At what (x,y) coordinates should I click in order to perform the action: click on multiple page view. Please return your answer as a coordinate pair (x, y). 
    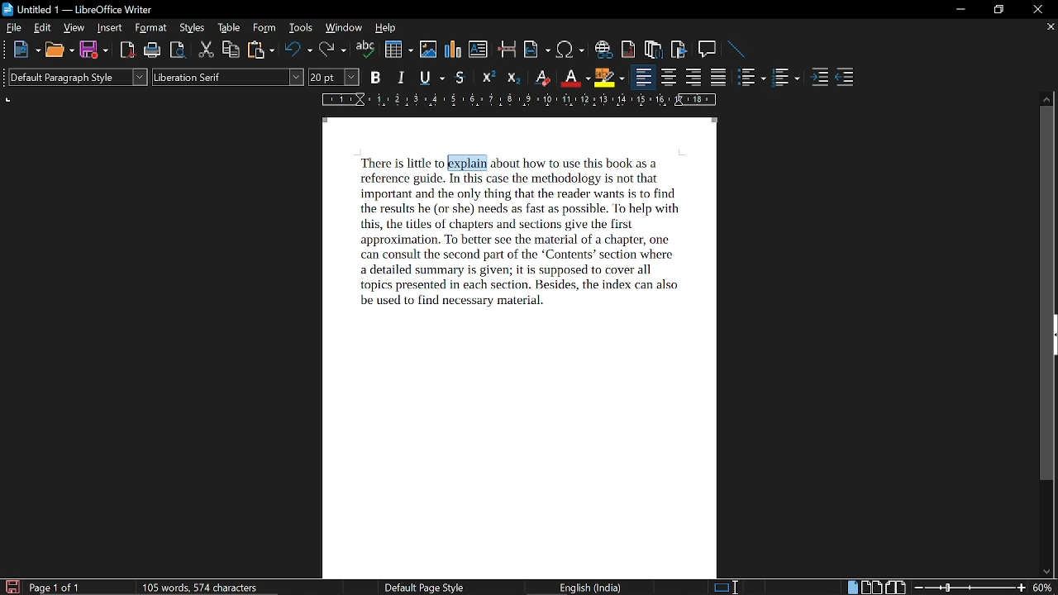
    Looking at the image, I should click on (871, 588).